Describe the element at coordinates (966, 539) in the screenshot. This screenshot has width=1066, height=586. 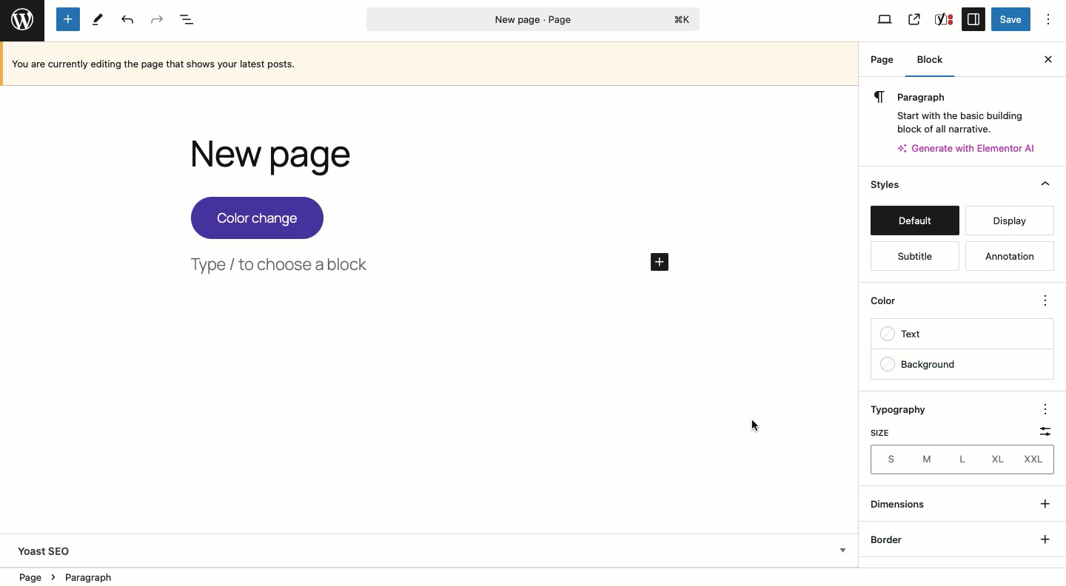
I see `Scale` at that location.